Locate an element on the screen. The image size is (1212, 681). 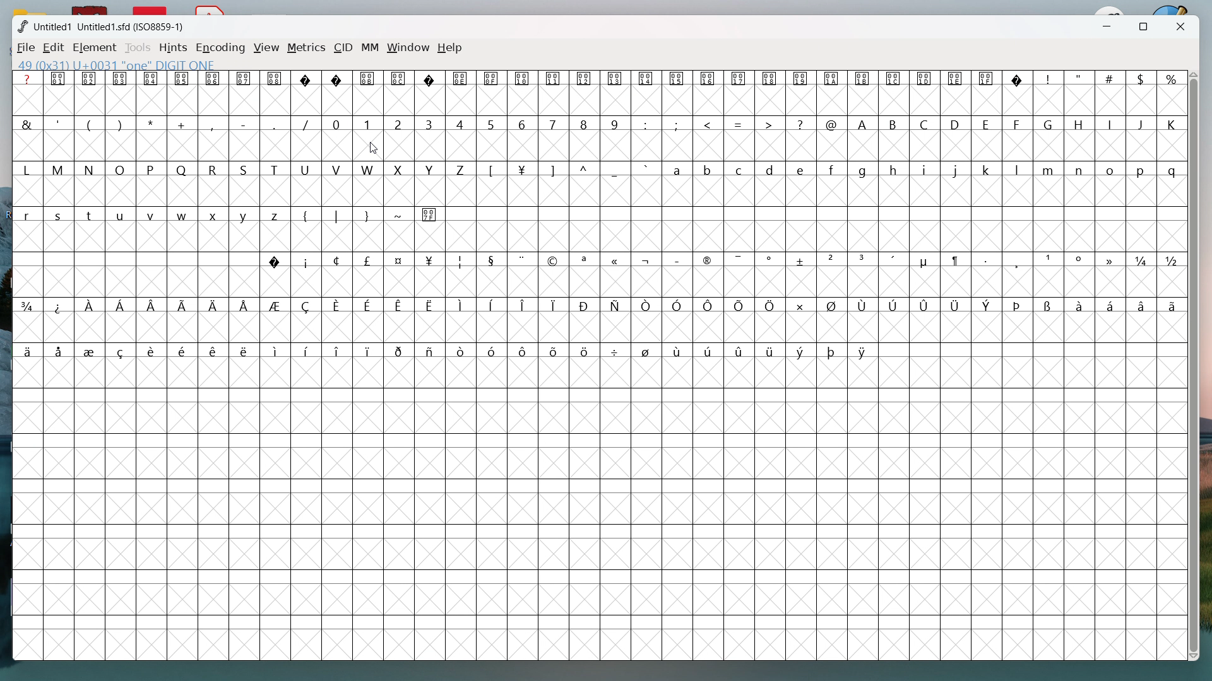
+ is located at coordinates (183, 124).